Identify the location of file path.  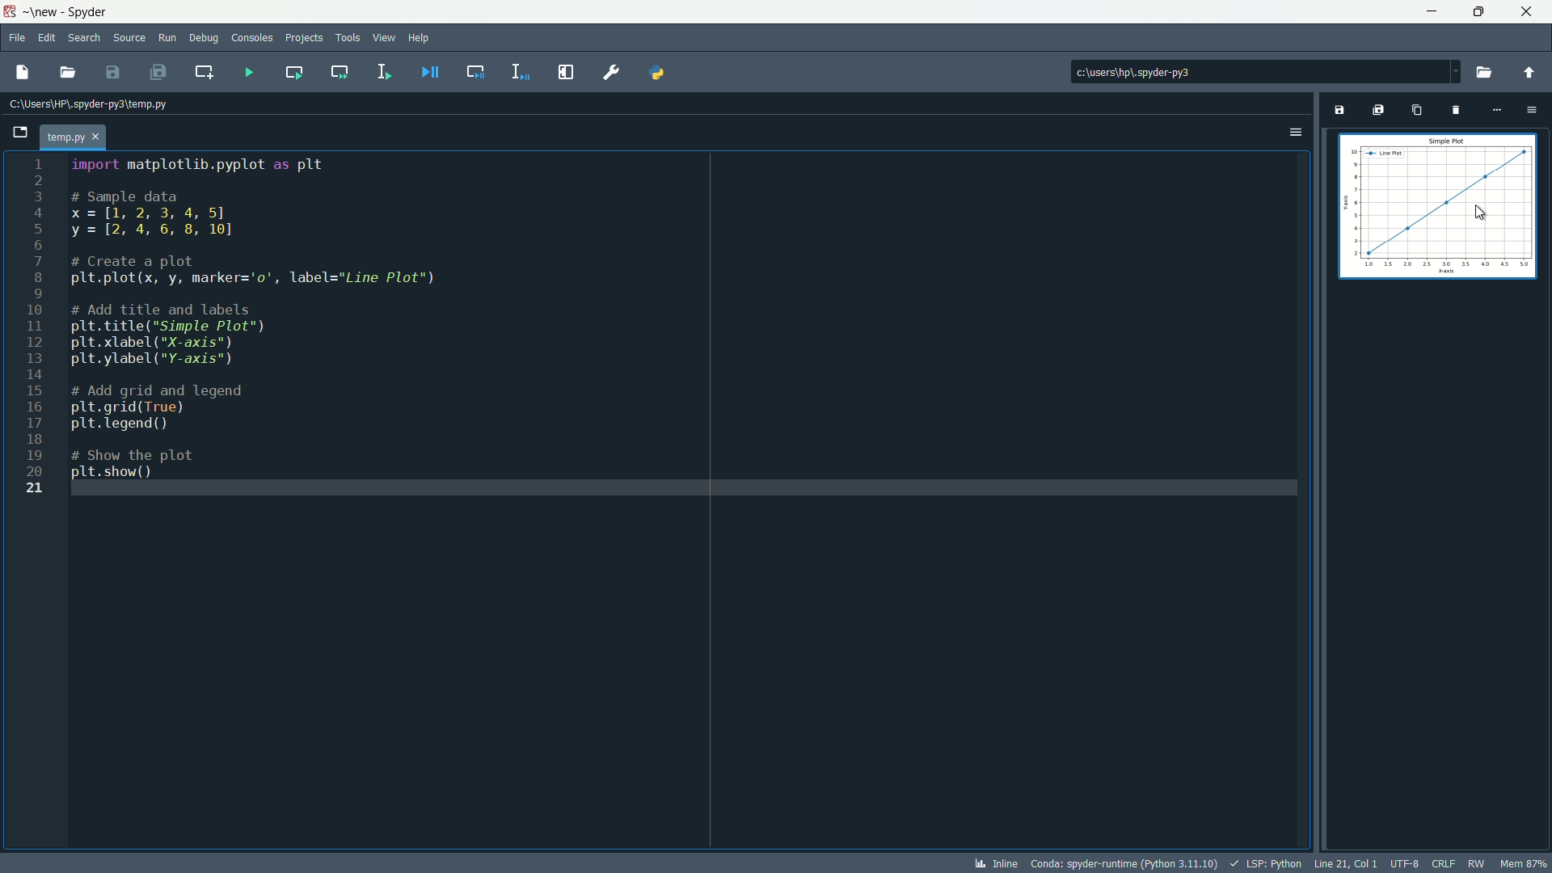
(96, 105).